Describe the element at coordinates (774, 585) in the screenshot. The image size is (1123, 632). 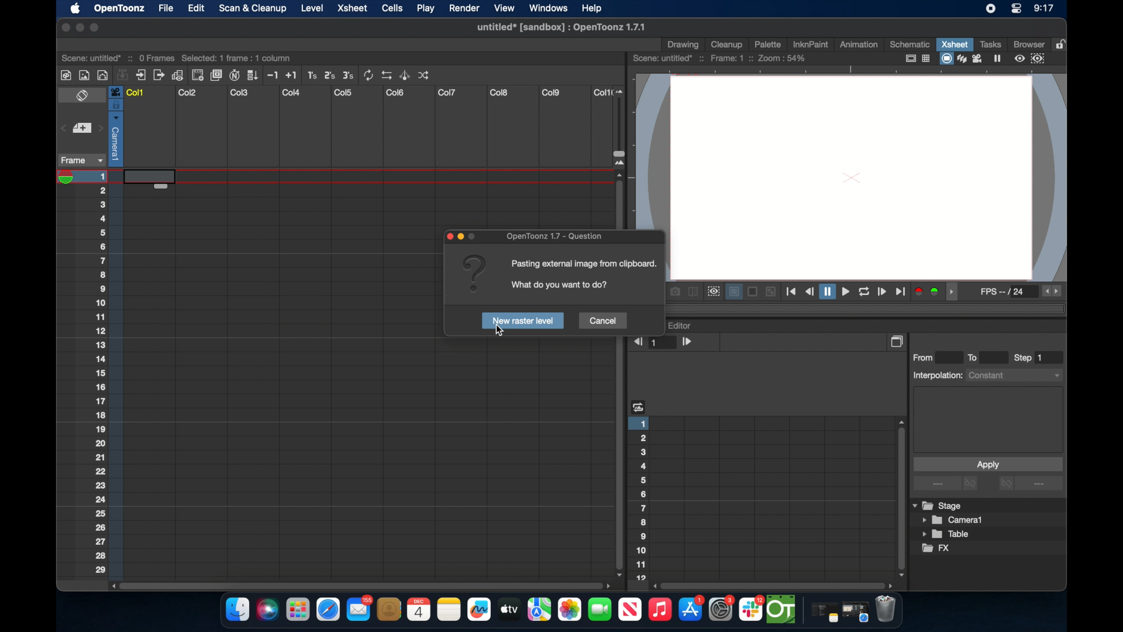
I see `scroll box` at that location.